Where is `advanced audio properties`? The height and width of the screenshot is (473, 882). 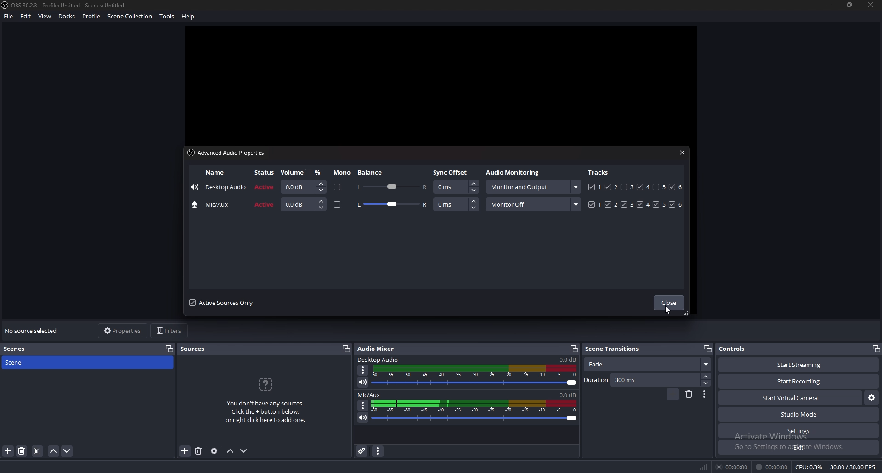 advanced audio properties is located at coordinates (229, 152).